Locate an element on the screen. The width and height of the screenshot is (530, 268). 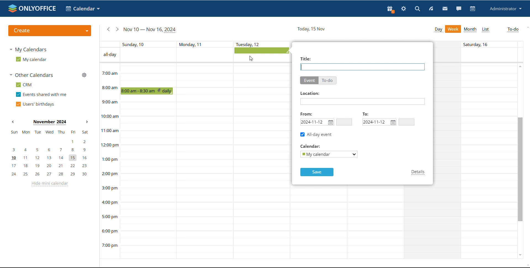
scheduled event is located at coordinates (148, 91).